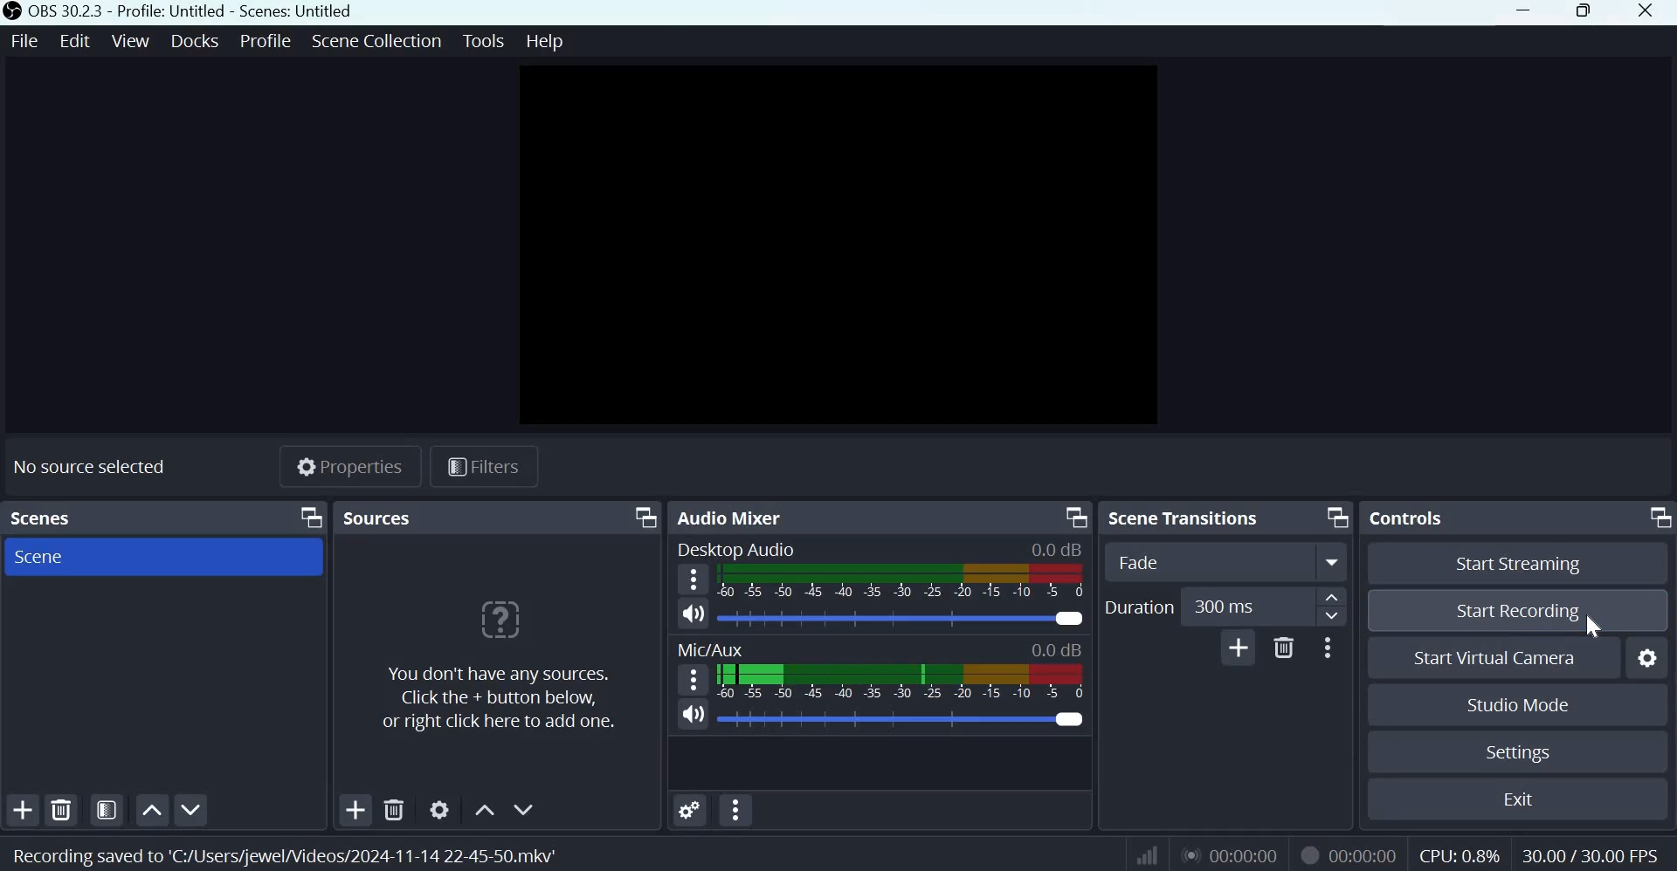 The height and width of the screenshot is (871, 1677). What do you see at coordinates (1497, 658) in the screenshot?
I see `Start Virtual Camera` at bounding box center [1497, 658].